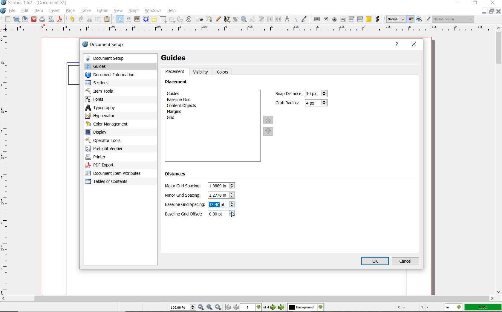 The image size is (502, 312). What do you see at coordinates (117, 140) in the screenshot?
I see `operator tools` at bounding box center [117, 140].